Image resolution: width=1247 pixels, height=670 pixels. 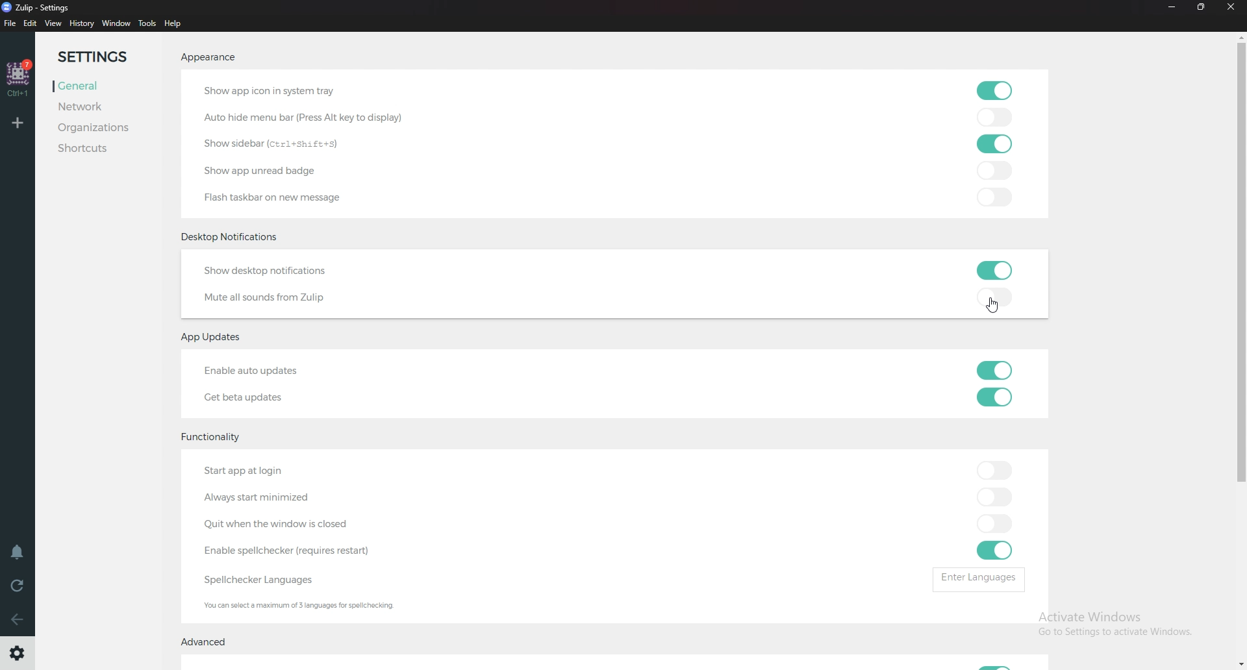 What do you see at coordinates (210, 641) in the screenshot?
I see `Advanced` at bounding box center [210, 641].